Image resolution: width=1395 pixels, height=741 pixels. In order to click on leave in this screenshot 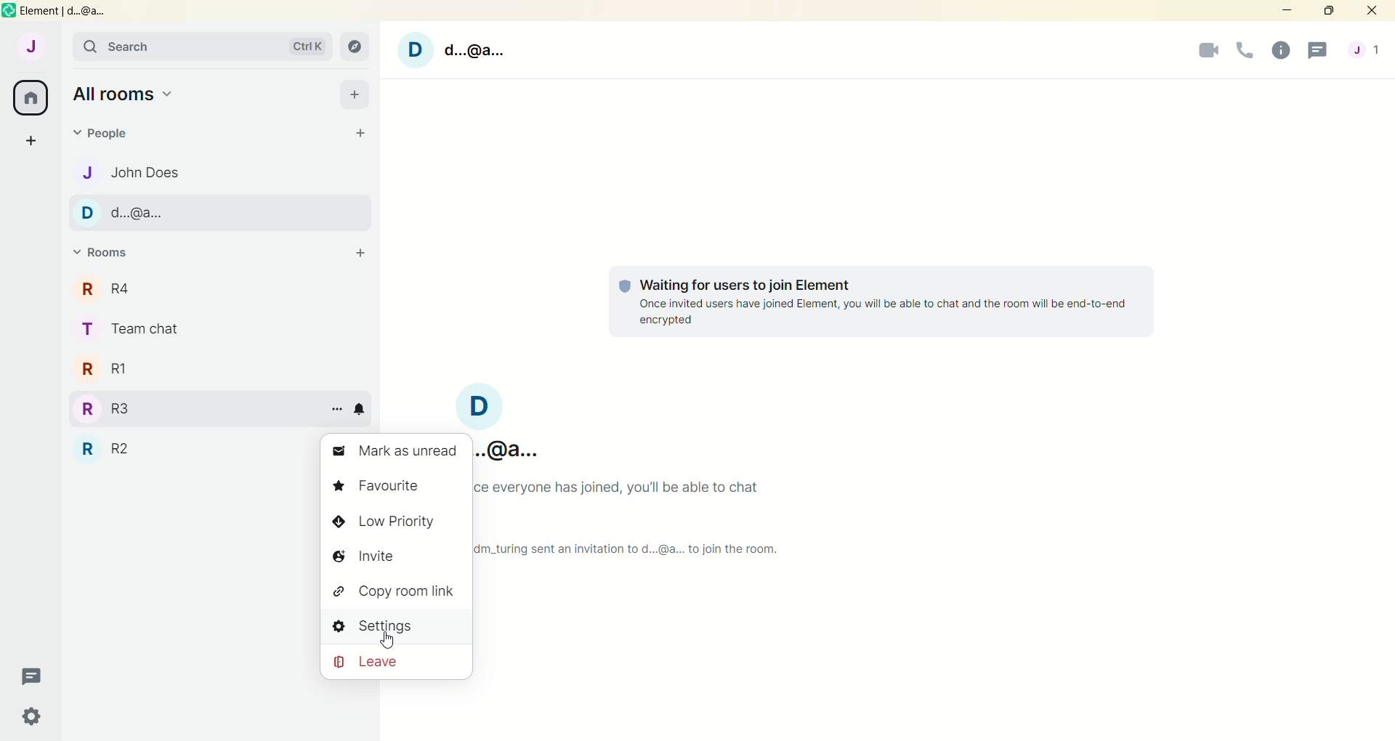, I will do `click(396, 660)`.